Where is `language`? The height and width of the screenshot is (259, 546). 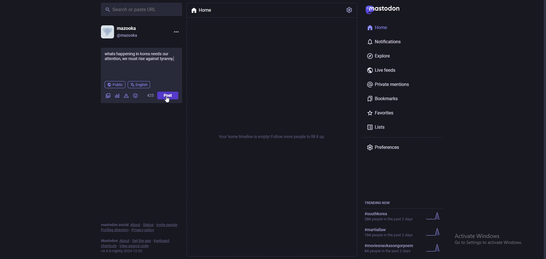
language is located at coordinates (139, 85).